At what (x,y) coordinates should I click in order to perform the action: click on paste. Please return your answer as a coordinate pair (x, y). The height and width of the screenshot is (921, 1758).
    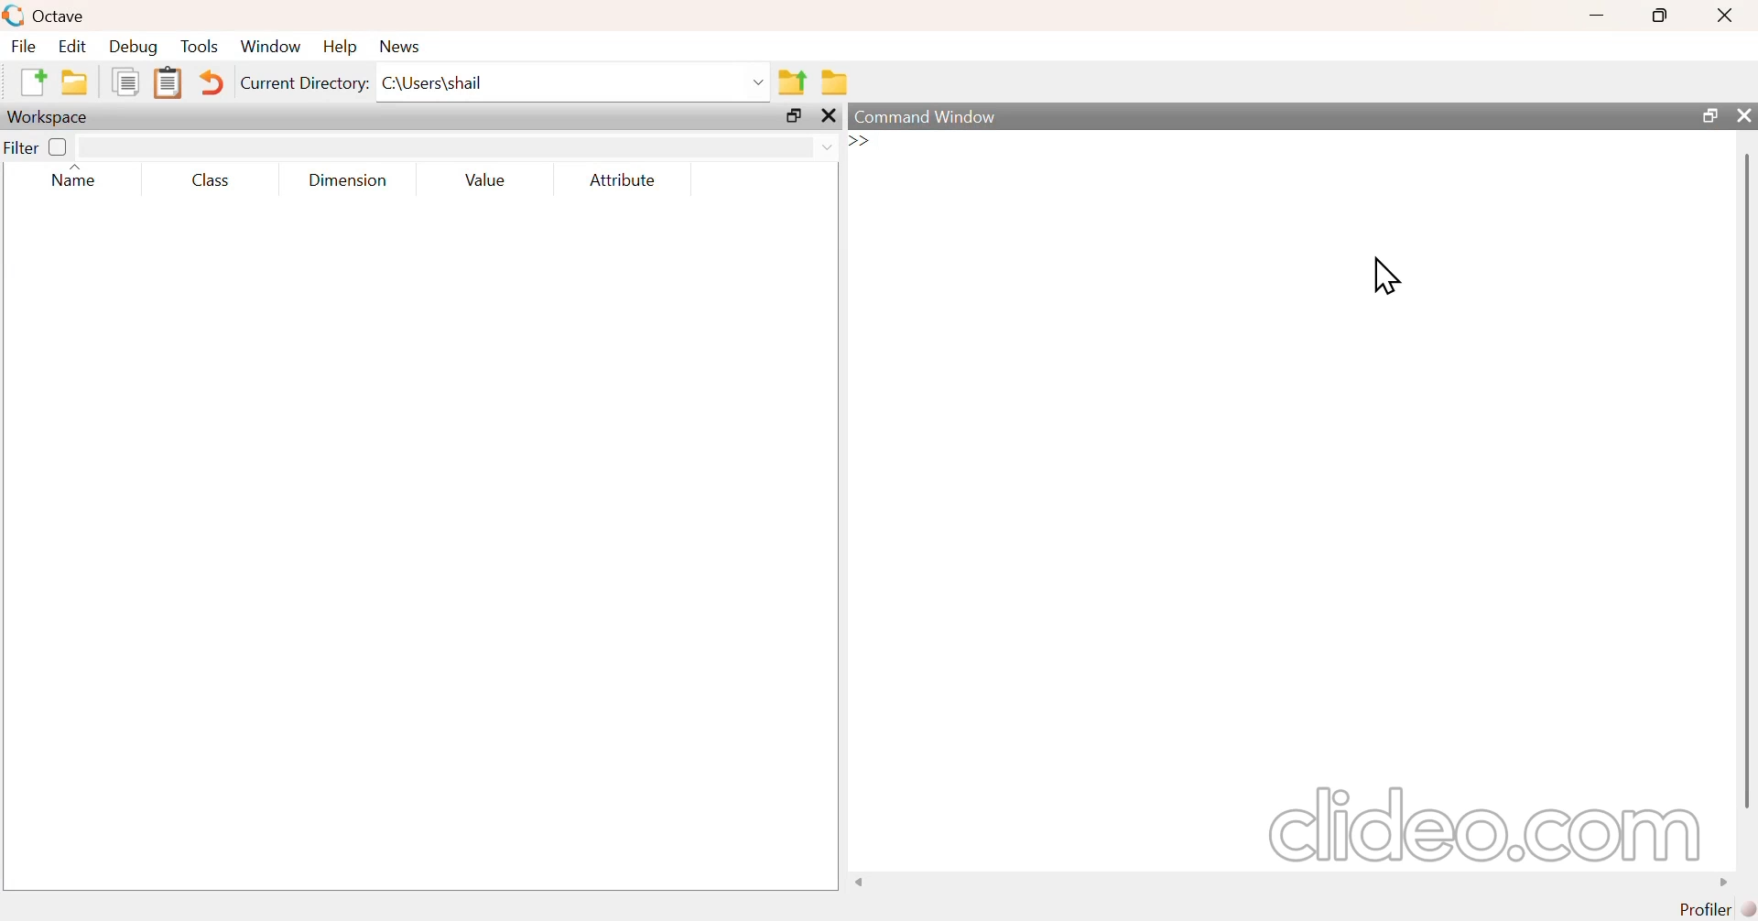
    Looking at the image, I should click on (169, 81).